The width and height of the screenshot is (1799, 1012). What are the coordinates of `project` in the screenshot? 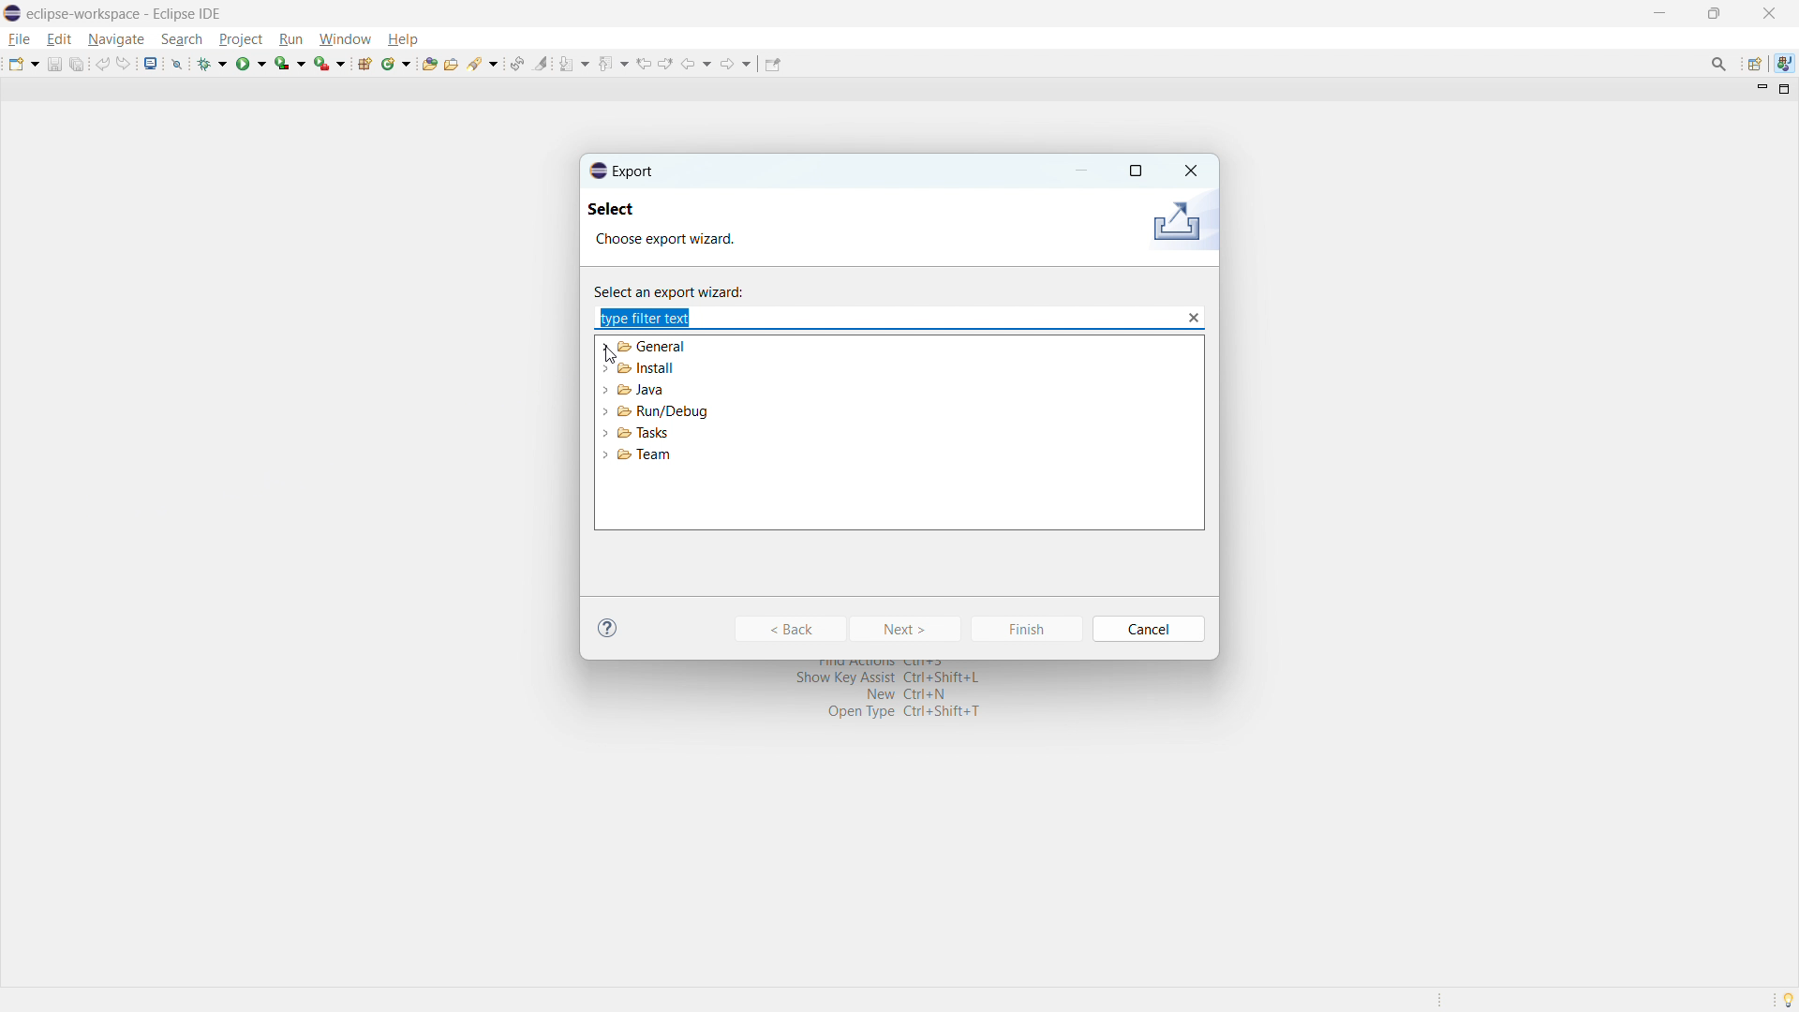 It's located at (240, 38).